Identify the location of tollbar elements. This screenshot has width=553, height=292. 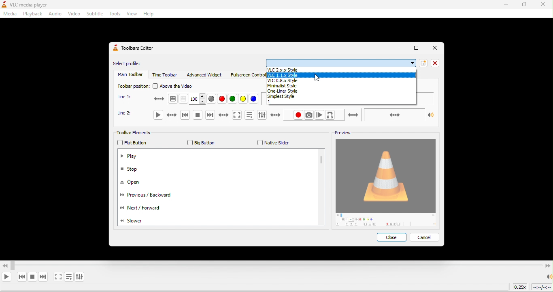
(138, 133).